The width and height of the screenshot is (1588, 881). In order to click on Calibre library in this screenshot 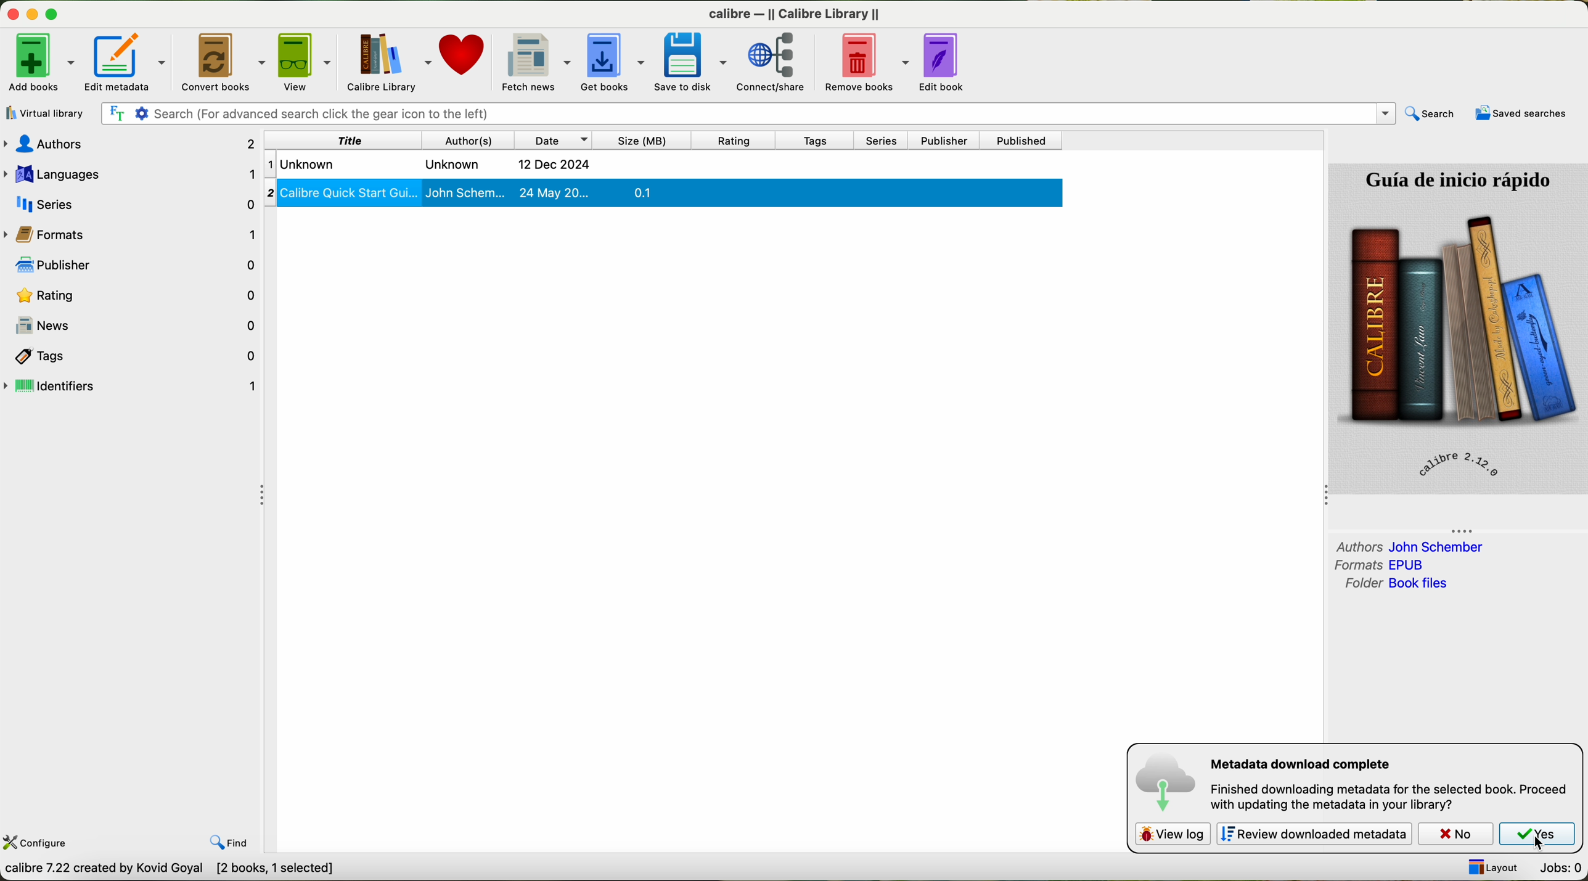, I will do `click(390, 60)`.